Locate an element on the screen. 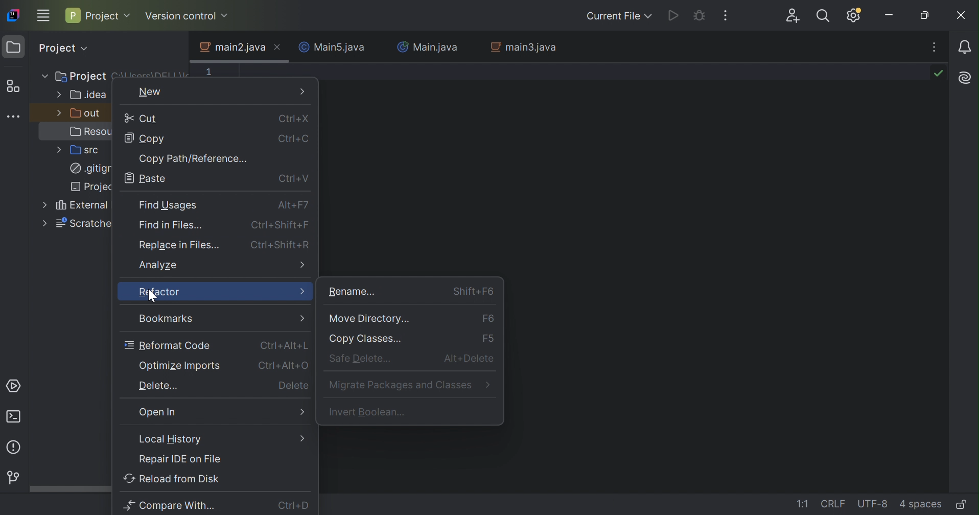 Image resolution: width=979 pixels, height=515 pixels. Ctrl+C is located at coordinates (296, 141).